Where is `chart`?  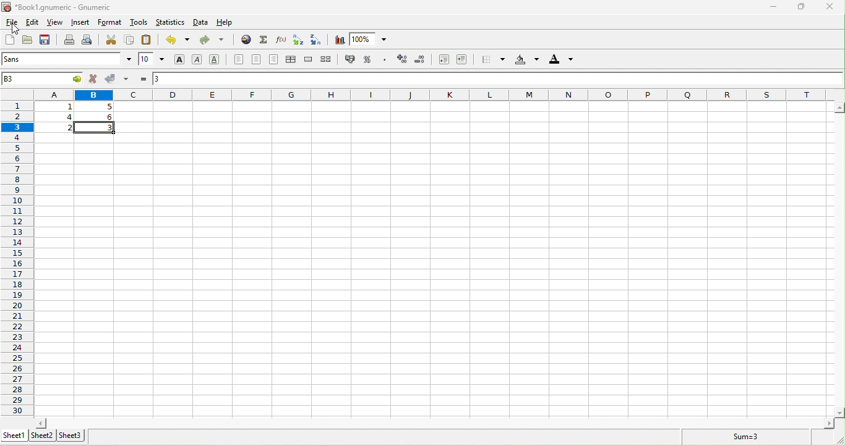 chart is located at coordinates (339, 41).